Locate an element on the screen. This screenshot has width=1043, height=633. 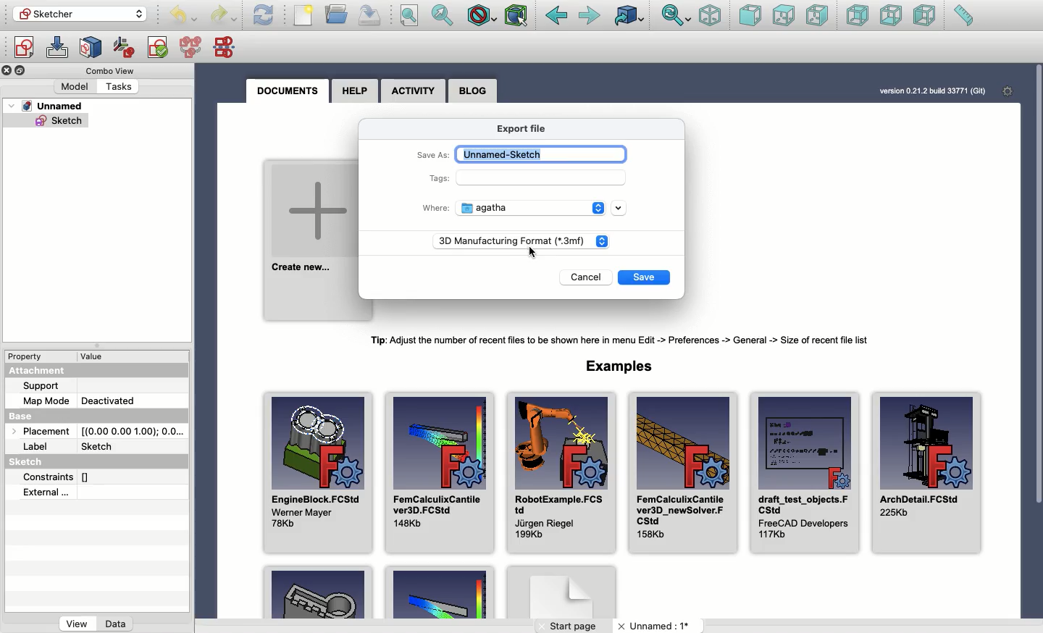
Sync view is located at coordinates (675, 16).